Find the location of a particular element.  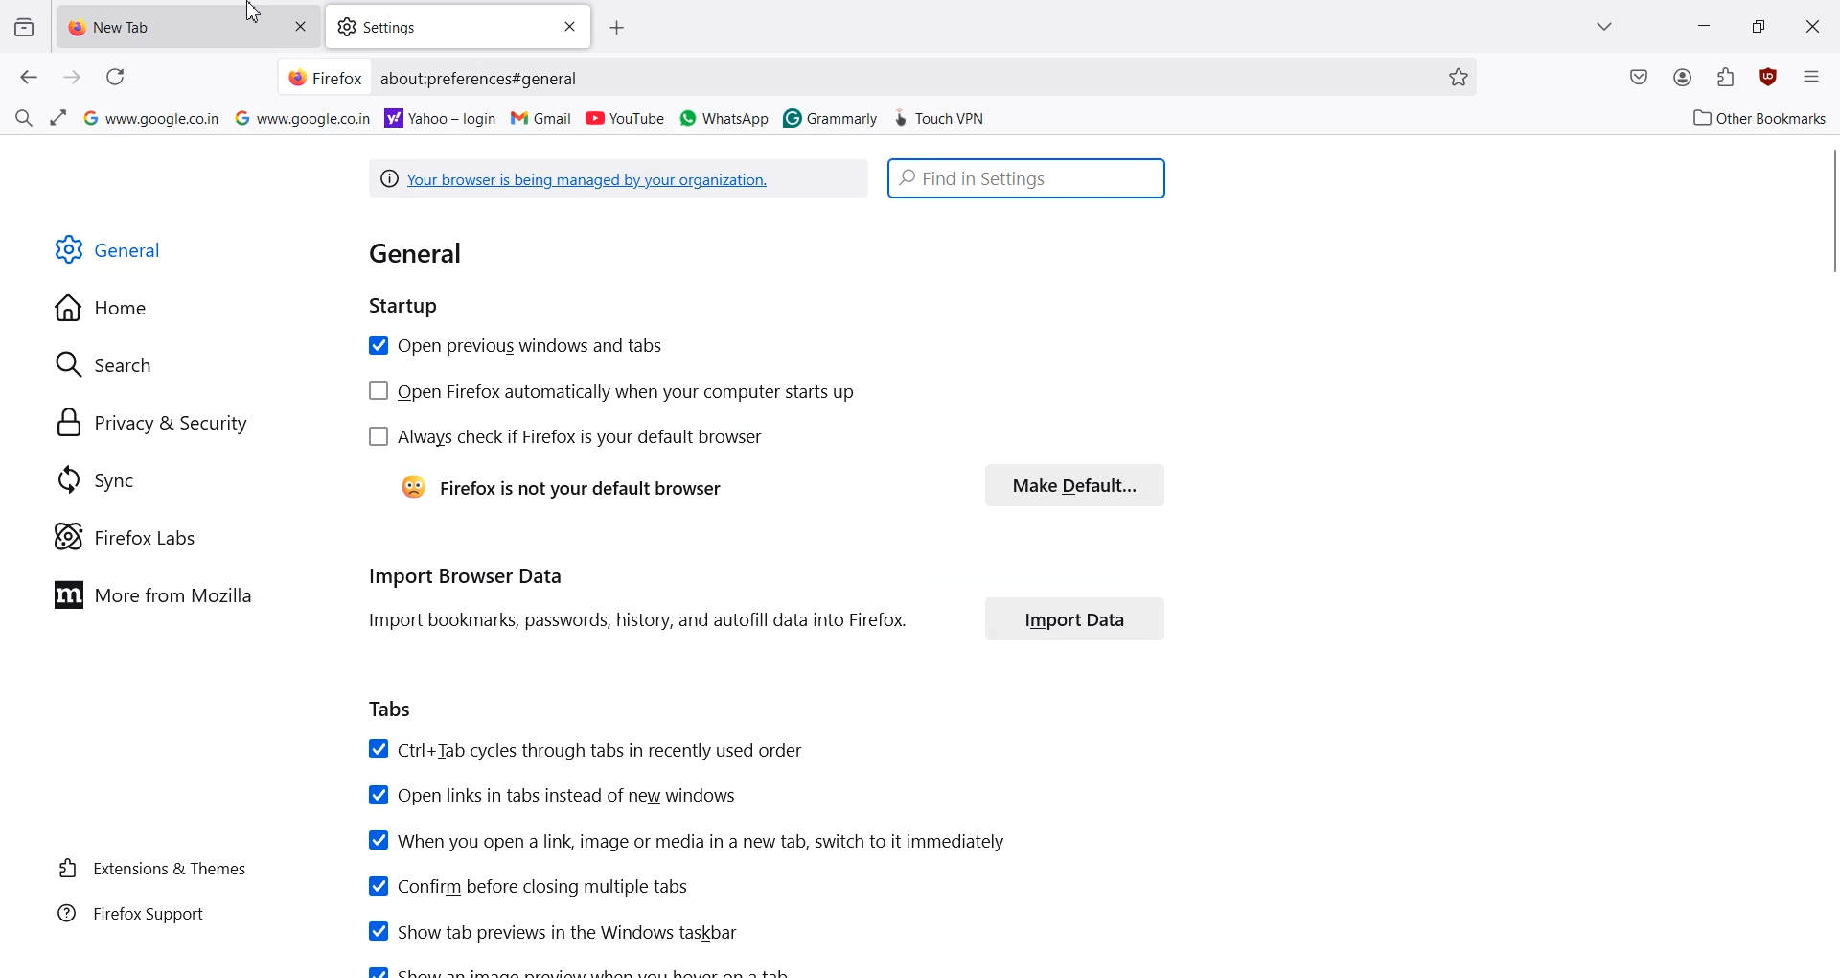

Firefox Labs is located at coordinates (128, 536).